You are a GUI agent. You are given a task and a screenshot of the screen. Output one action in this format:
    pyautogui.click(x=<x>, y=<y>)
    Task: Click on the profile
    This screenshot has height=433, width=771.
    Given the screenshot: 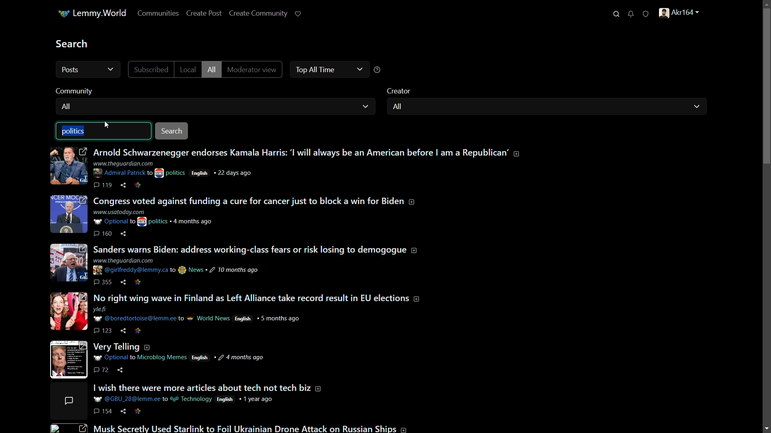 What is the action you would take?
    pyautogui.click(x=680, y=13)
    